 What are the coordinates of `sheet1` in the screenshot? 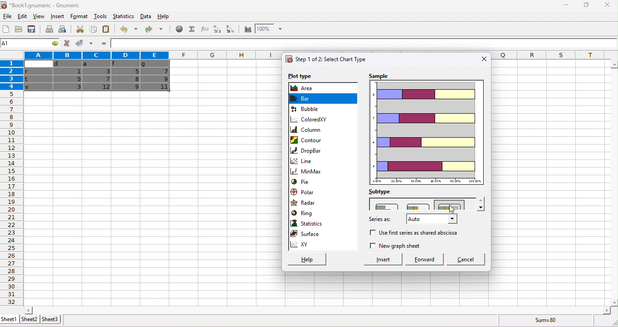 It's located at (9, 319).